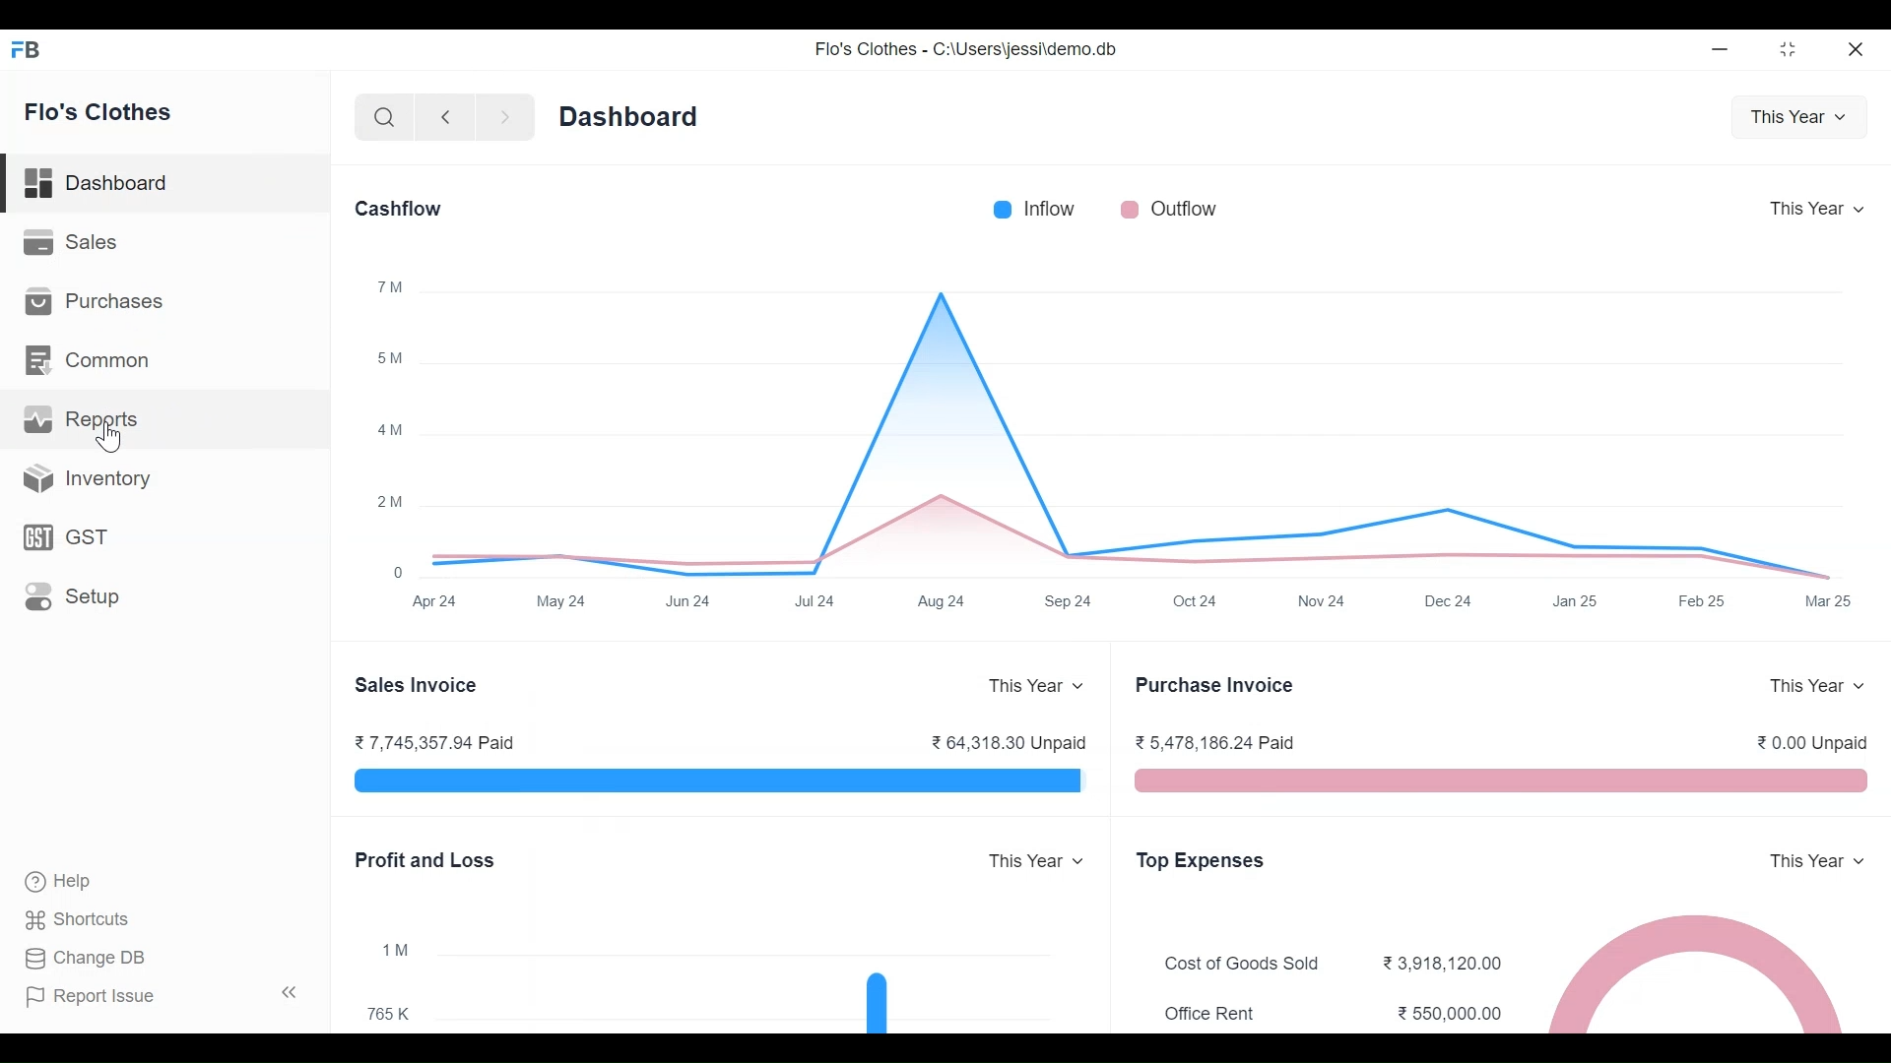  What do you see at coordinates (1503, 781) in the screenshot?
I see `visual representation of paid over unpaid amount ` at bounding box center [1503, 781].